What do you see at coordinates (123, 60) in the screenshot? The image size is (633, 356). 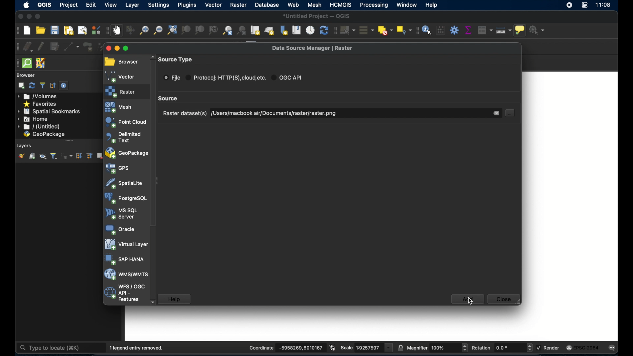 I see `browser` at bounding box center [123, 60].